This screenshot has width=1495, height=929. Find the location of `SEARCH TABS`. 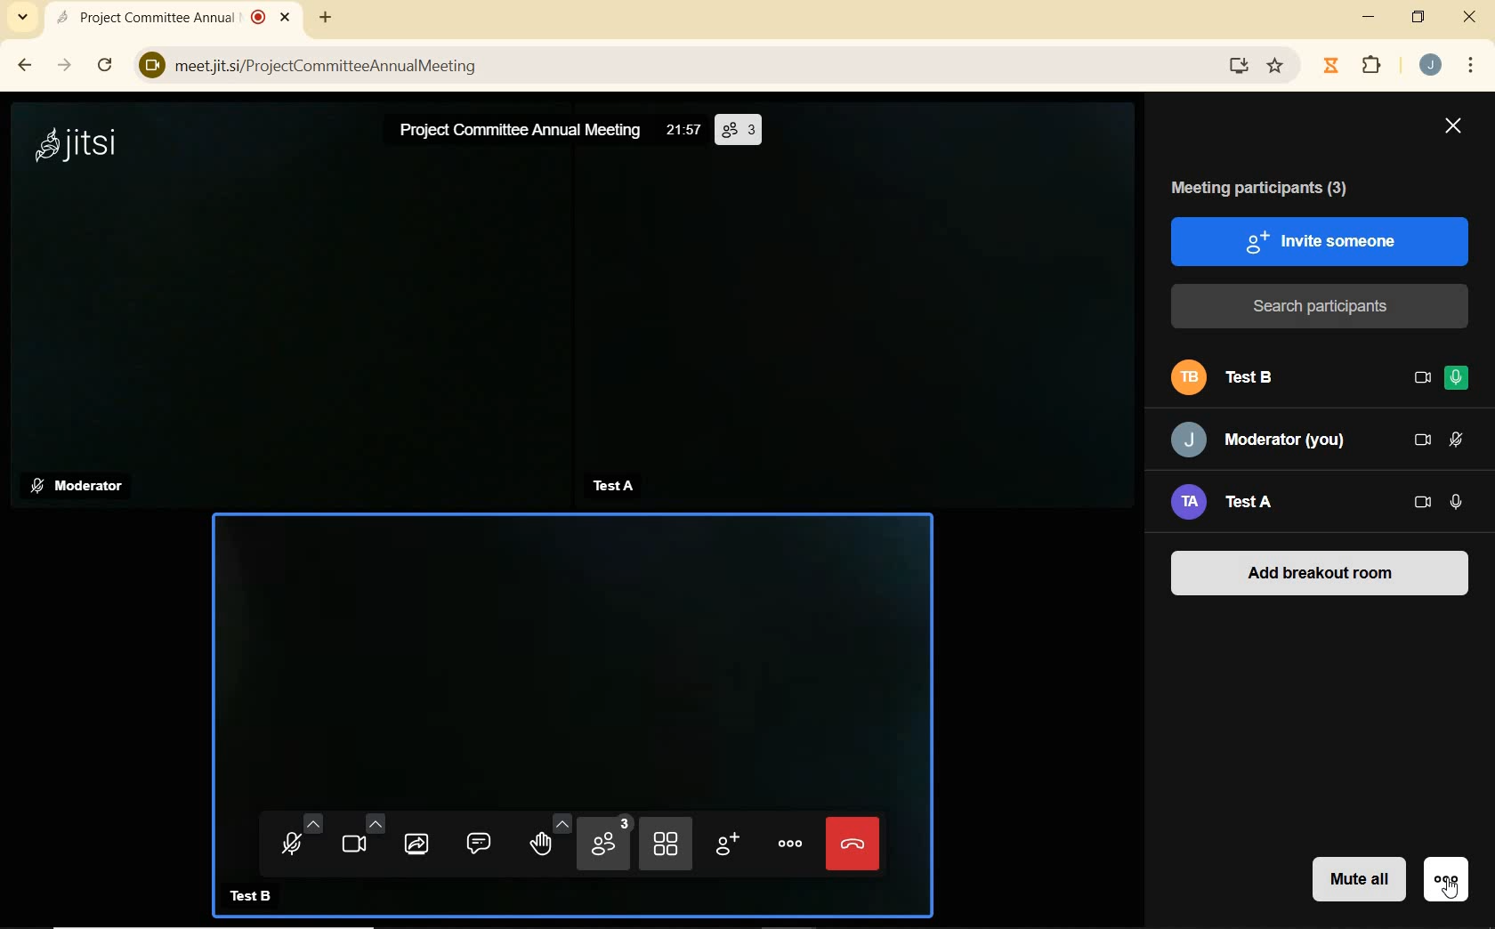

SEARCH TABS is located at coordinates (23, 20).